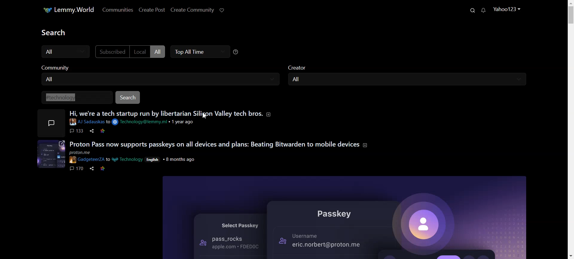  What do you see at coordinates (183, 122) in the screenshot?
I see `1 year ago` at bounding box center [183, 122].